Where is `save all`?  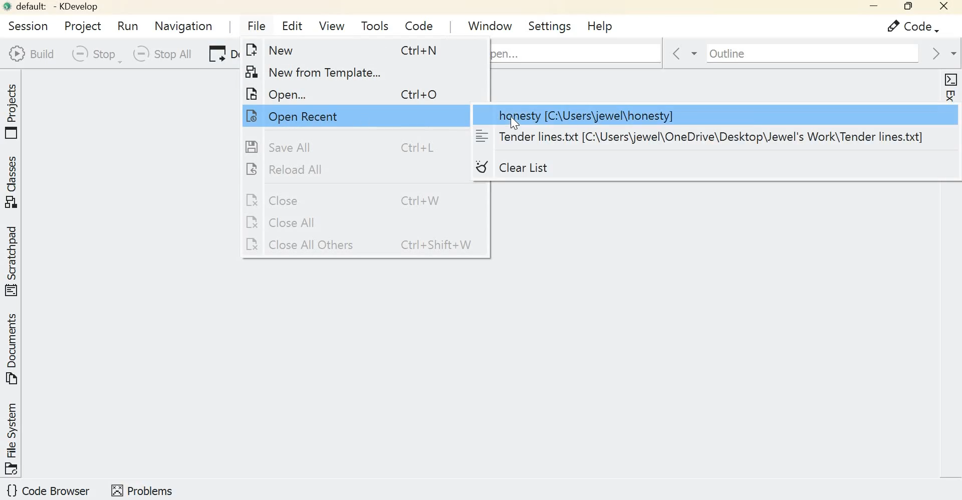 save all is located at coordinates (344, 147).